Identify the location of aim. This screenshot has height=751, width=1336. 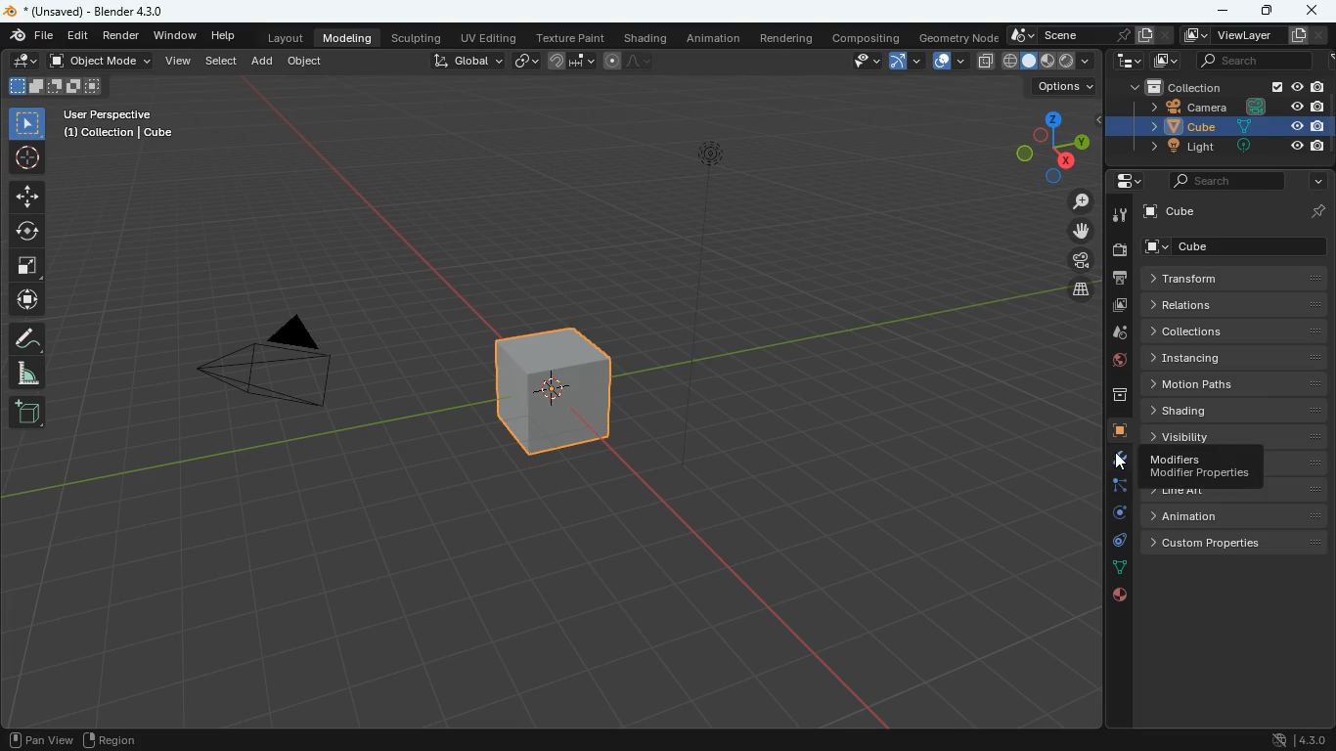
(25, 161).